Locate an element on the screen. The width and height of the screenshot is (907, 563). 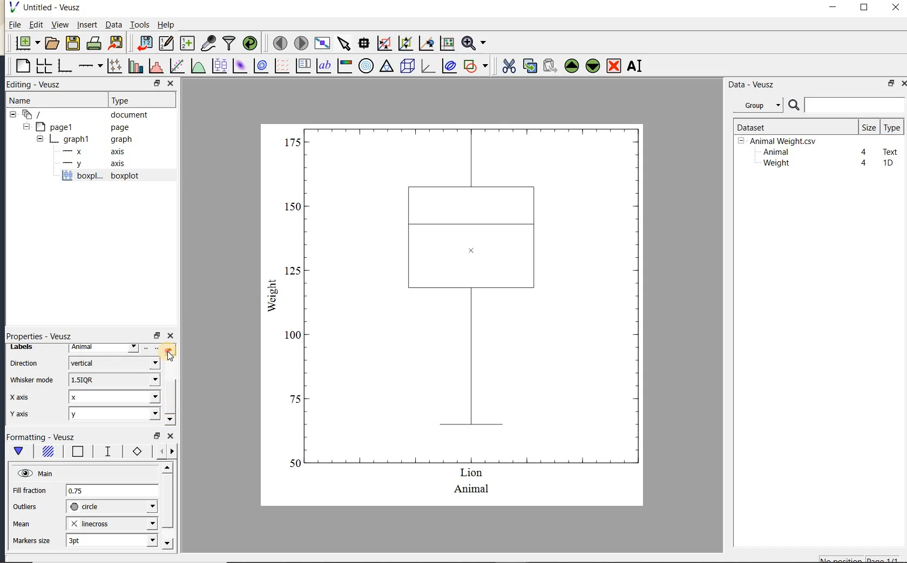
Data - Veusz is located at coordinates (761, 106).